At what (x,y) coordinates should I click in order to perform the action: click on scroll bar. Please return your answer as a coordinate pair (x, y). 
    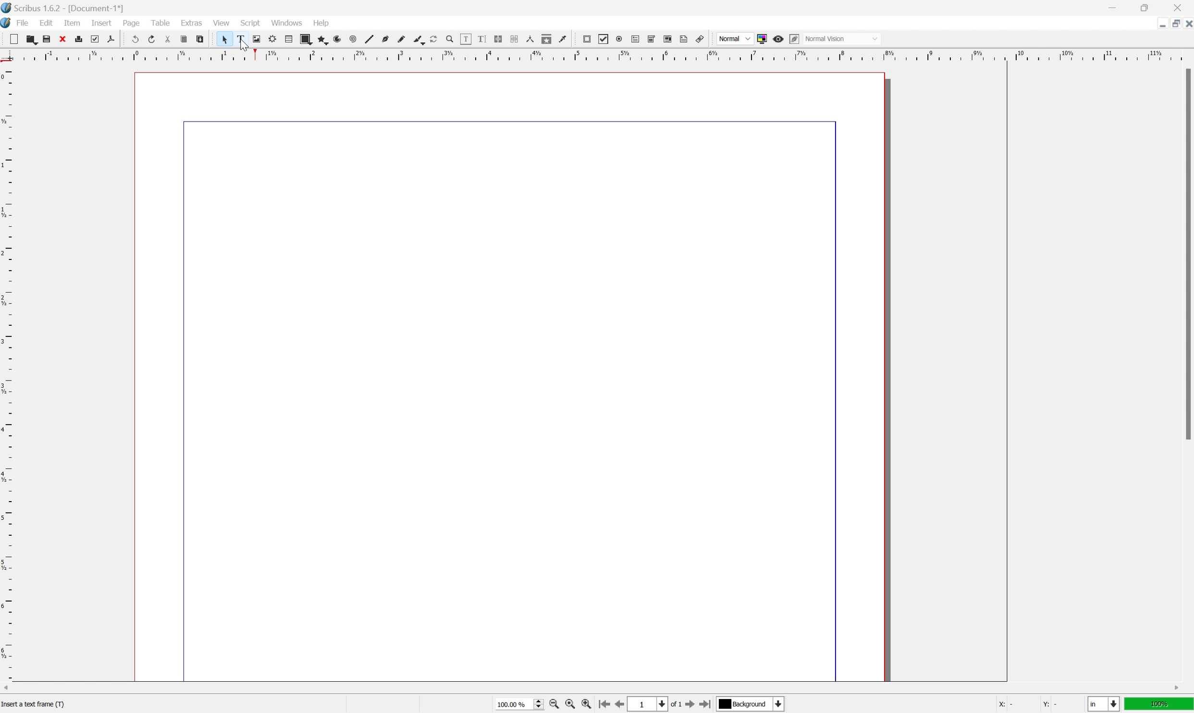
    Looking at the image, I should click on (1186, 254).